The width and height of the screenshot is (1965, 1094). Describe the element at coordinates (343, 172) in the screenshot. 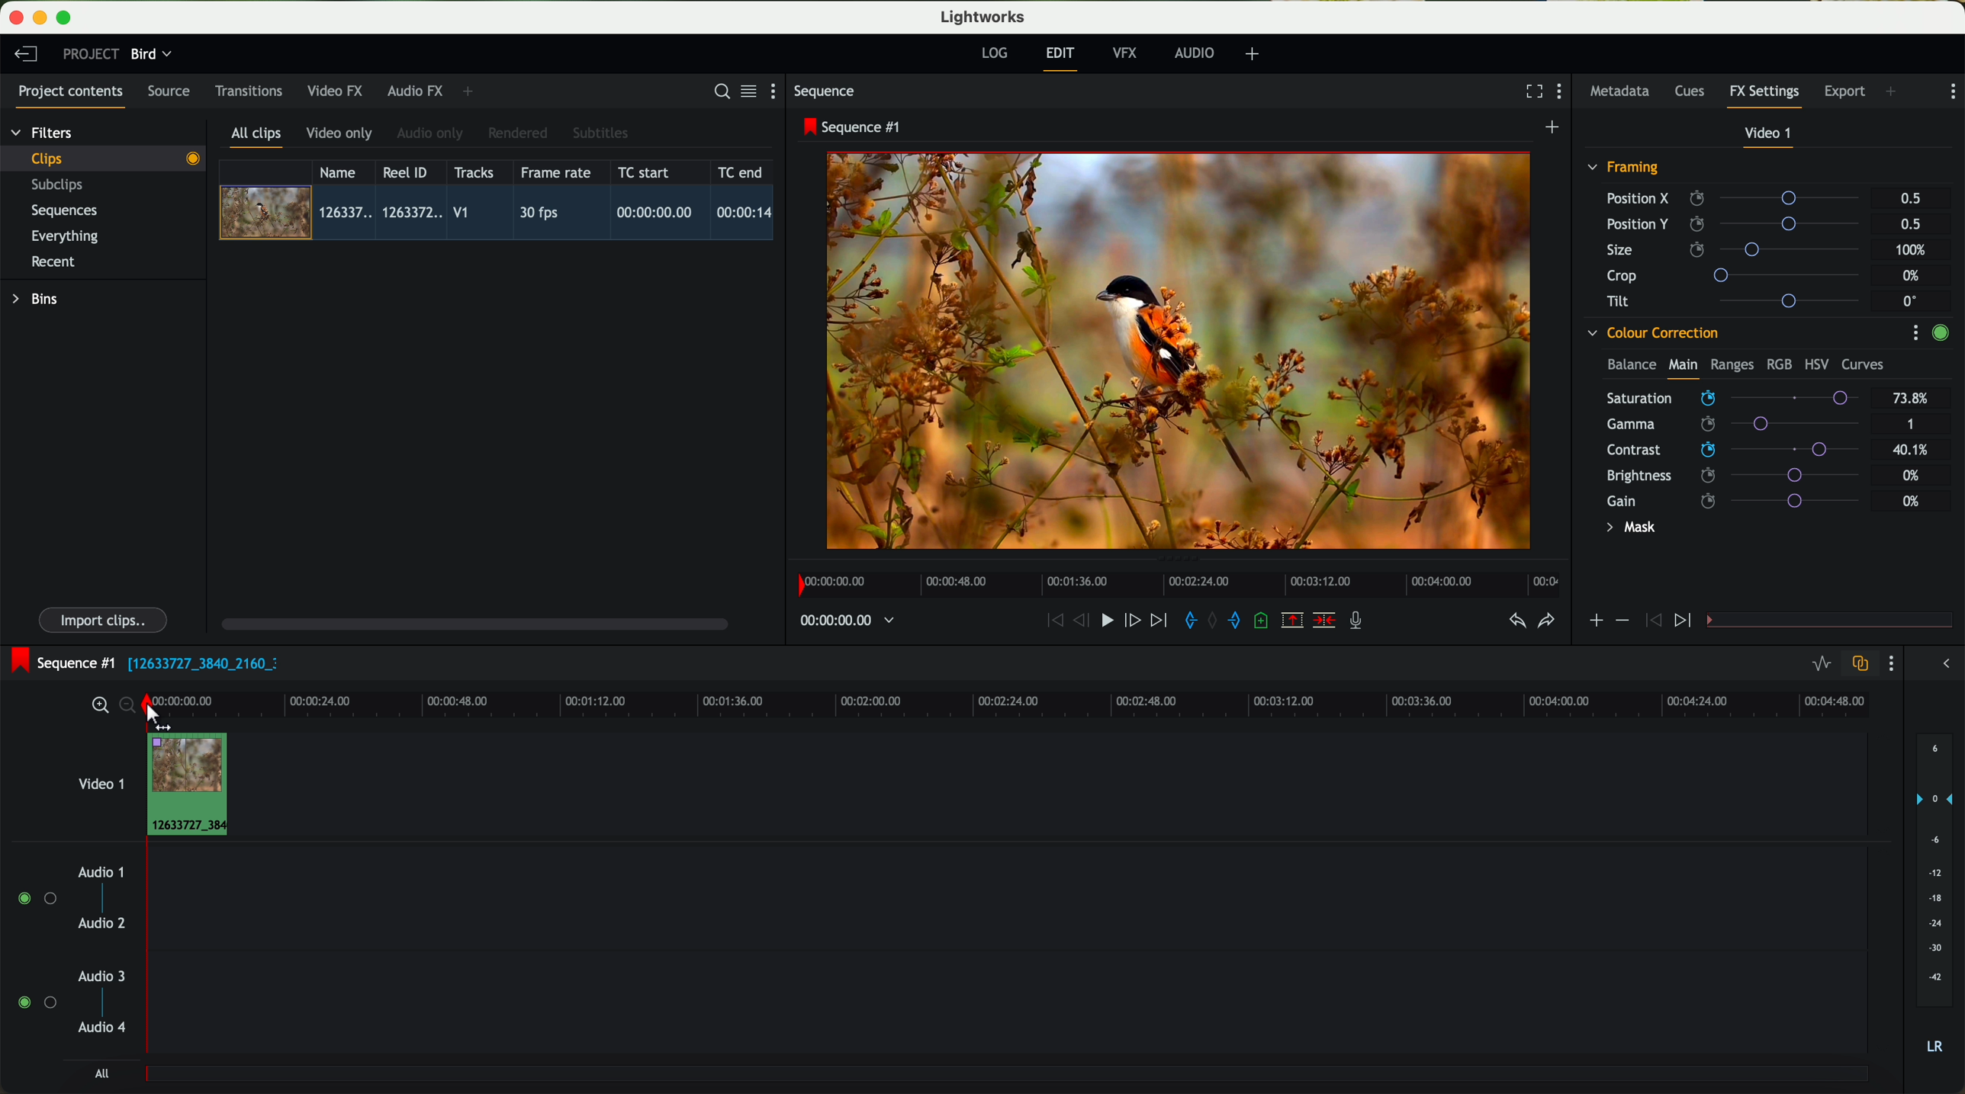

I see `name` at that location.